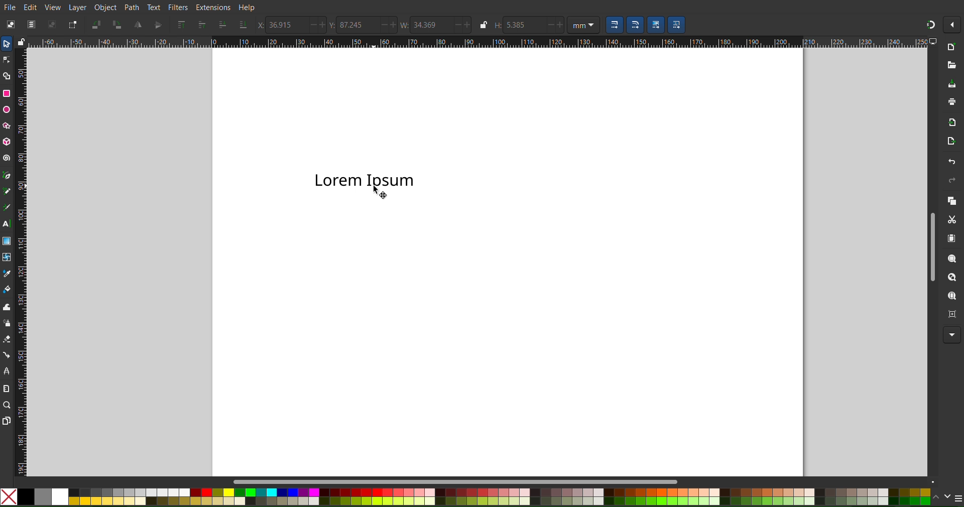 The height and width of the screenshot is (507, 964). What do you see at coordinates (97, 24) in the screenshot?
I see `Rotate CCW` at bounding box center [97, 24].